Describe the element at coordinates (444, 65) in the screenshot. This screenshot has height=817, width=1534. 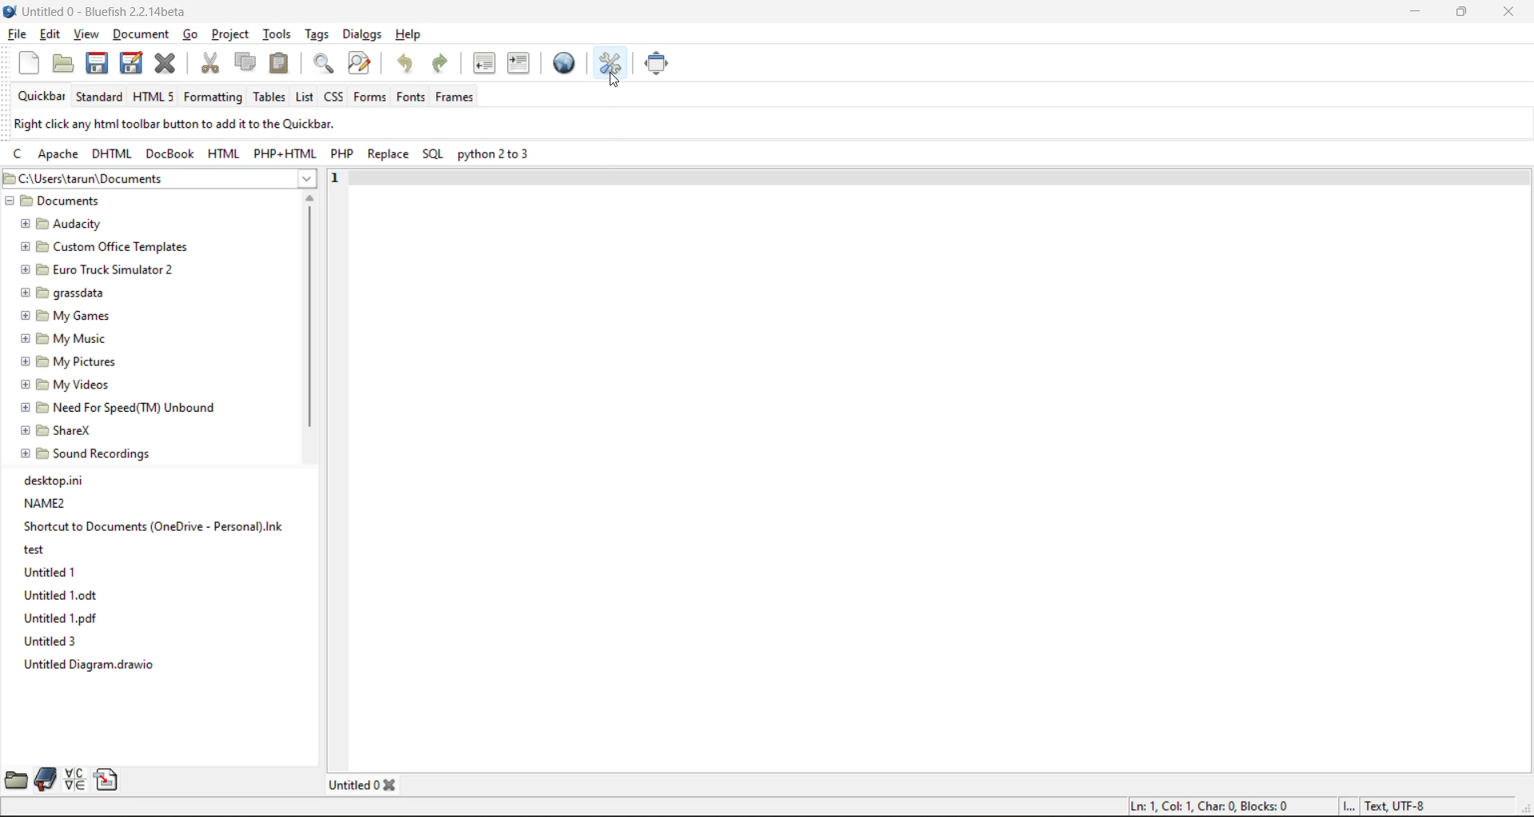
I see `redo` at that location.